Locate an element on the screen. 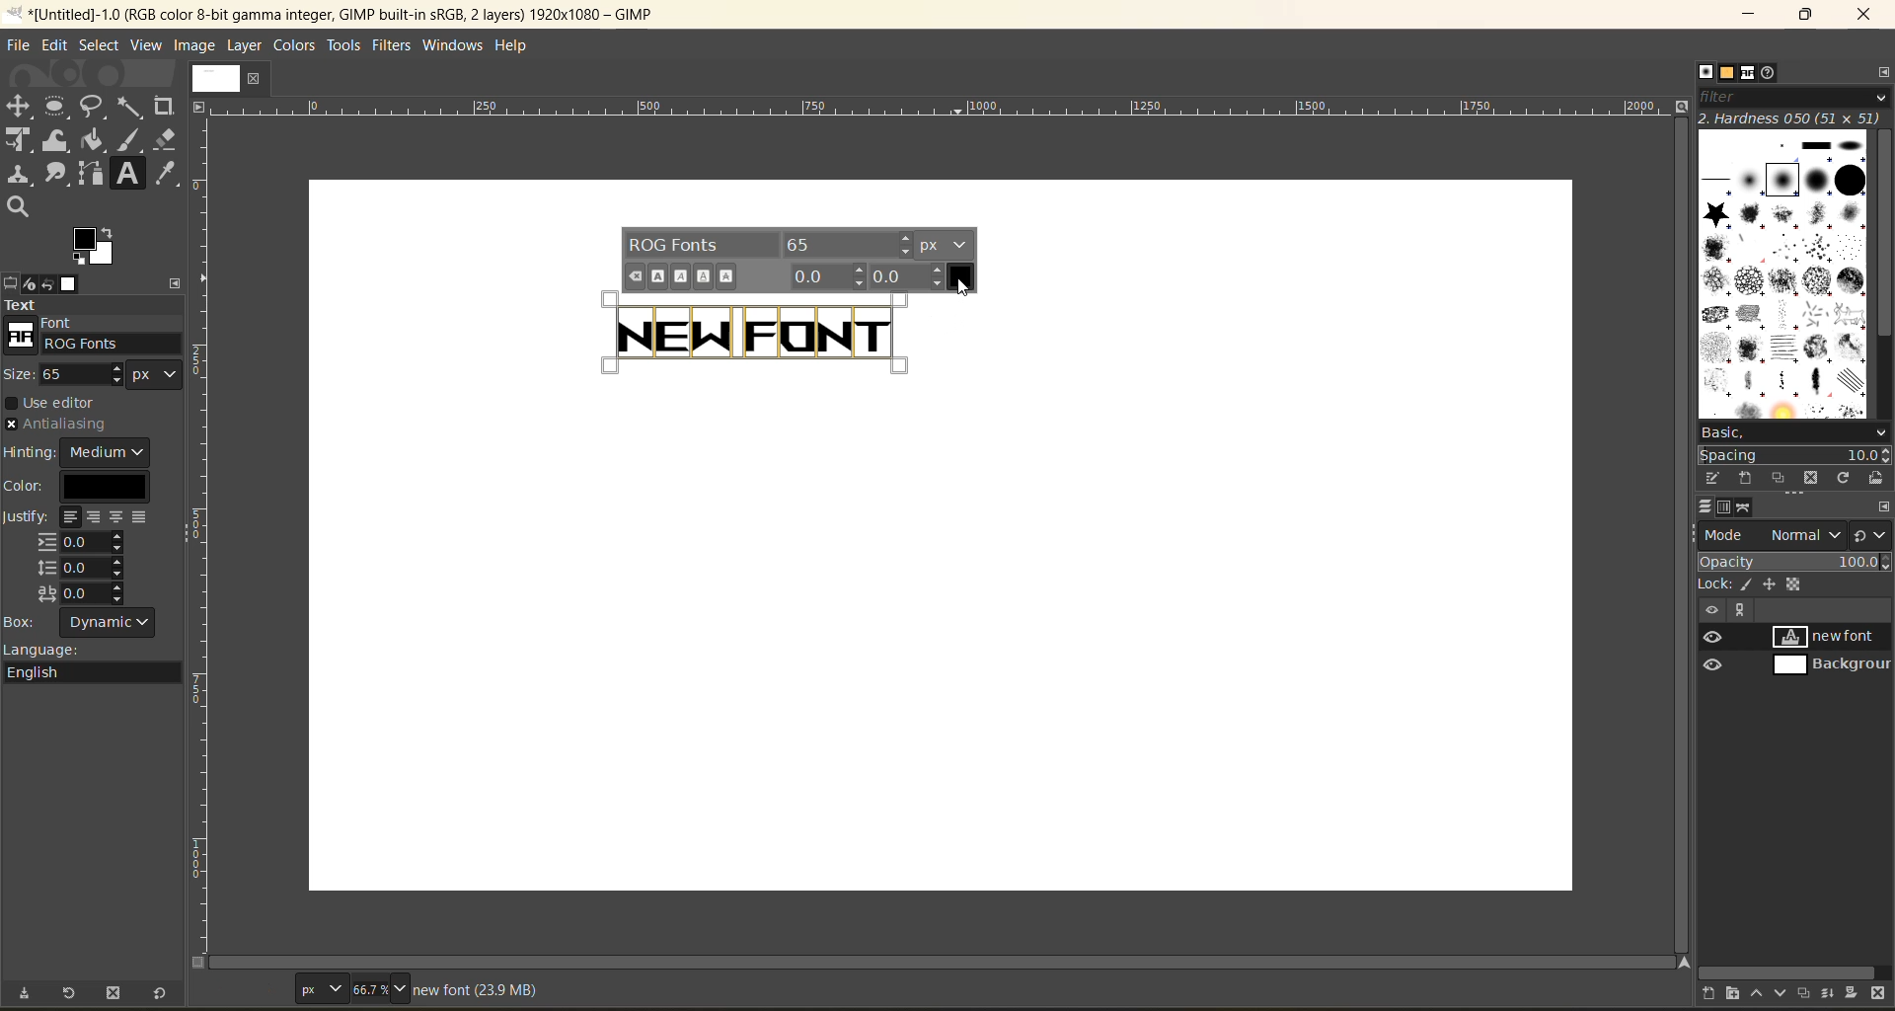 The image size is (1895, 1011). image is located at coordinates (212, 77).